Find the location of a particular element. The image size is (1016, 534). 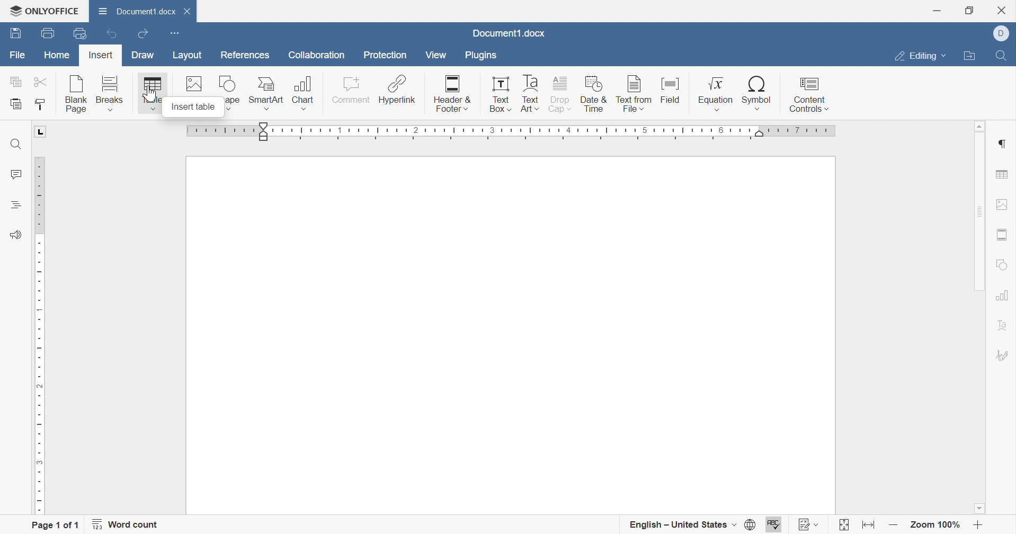

cursor is located at coordinates (157, 99).